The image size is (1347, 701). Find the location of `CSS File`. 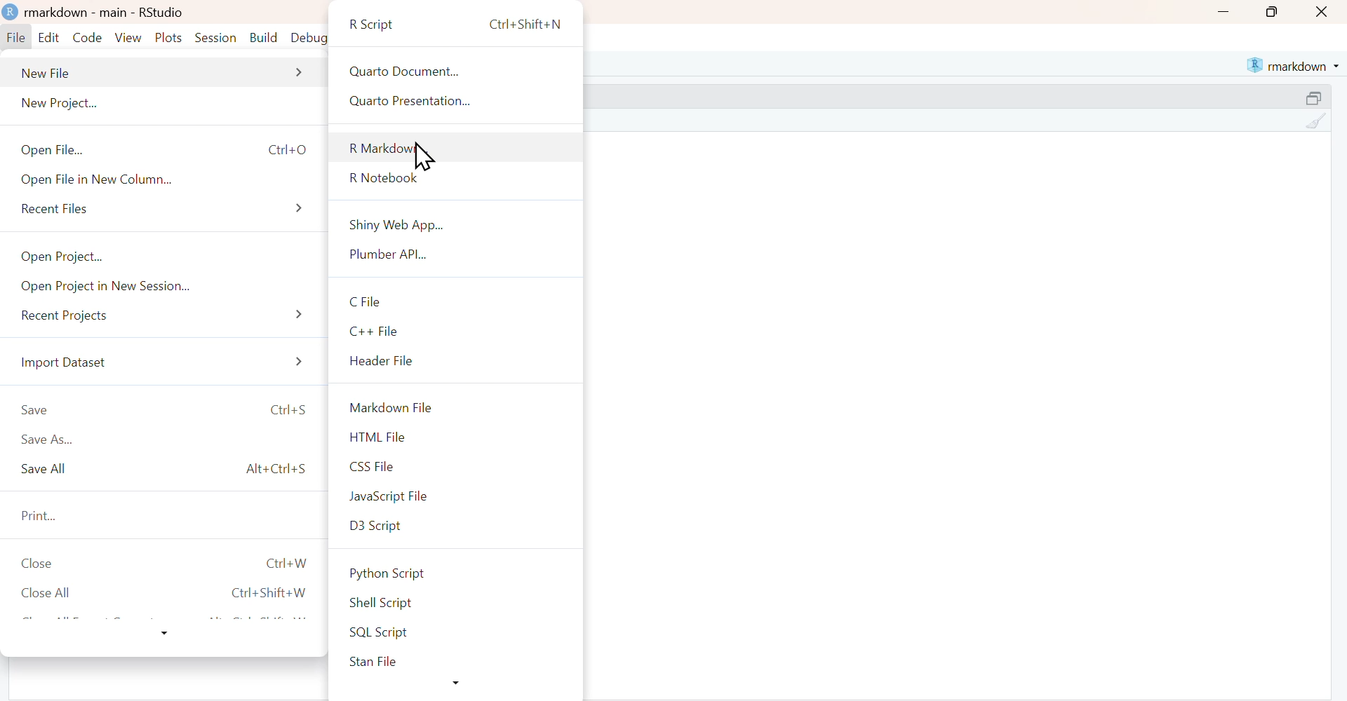

CSS File is located at coordinates (457, 465).